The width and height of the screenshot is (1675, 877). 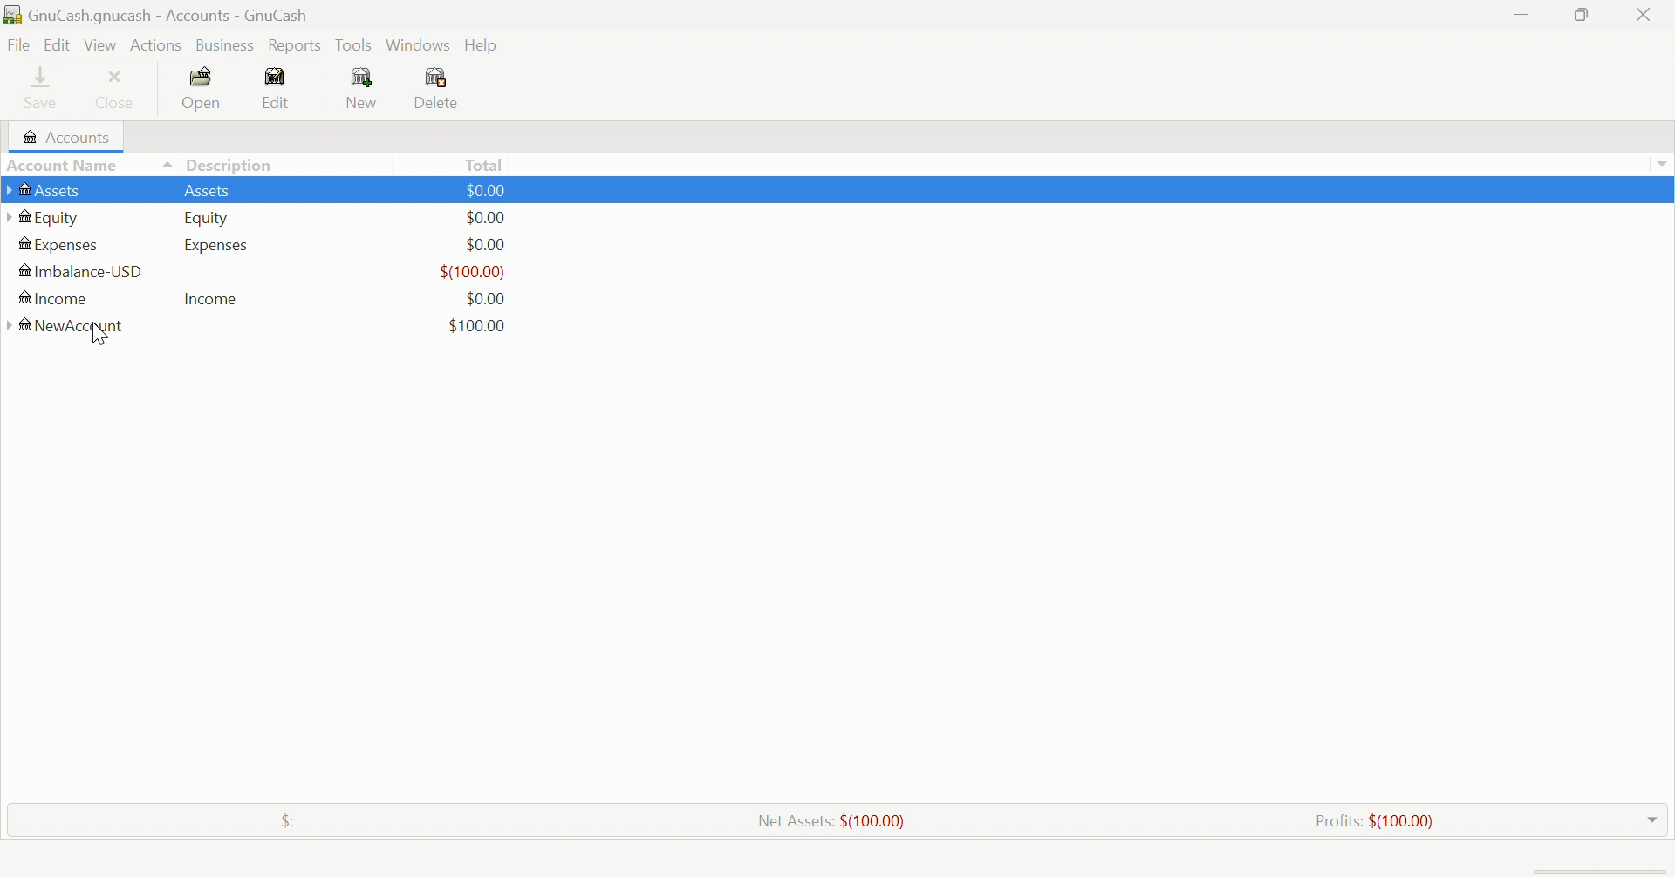 I want to click on Edit, so click(x=278, y=88).